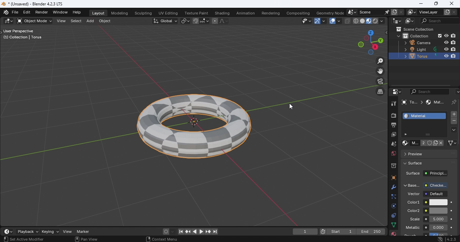 The height and width of the screenshot is (242, 460). Describe the element at coordinates (393, 205) in the screenshot. I see `Physics` at that location.